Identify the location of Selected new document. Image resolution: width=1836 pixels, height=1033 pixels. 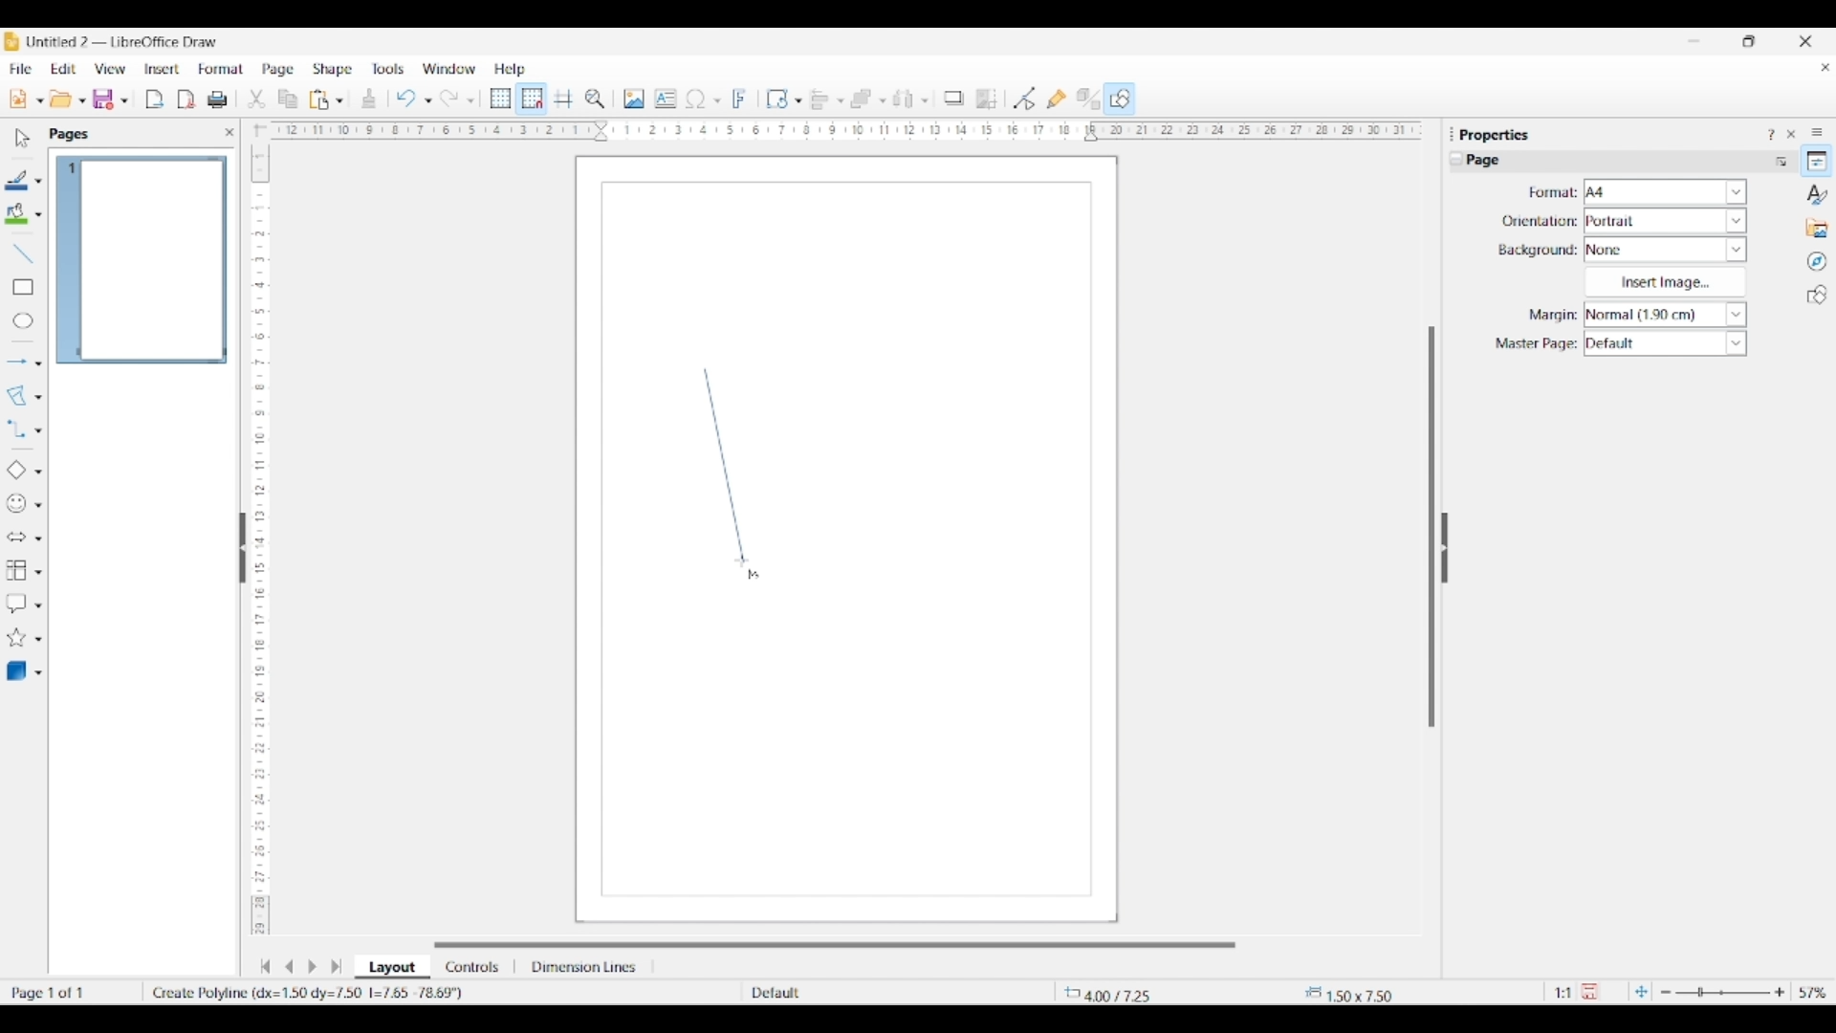
(18, 99).